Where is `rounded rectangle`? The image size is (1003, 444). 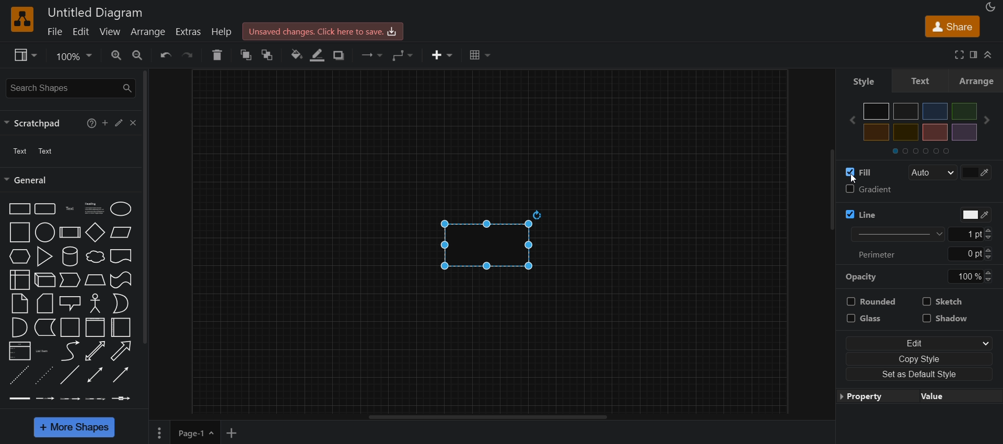
rounded rectangle is located at coordinates (44, 208).